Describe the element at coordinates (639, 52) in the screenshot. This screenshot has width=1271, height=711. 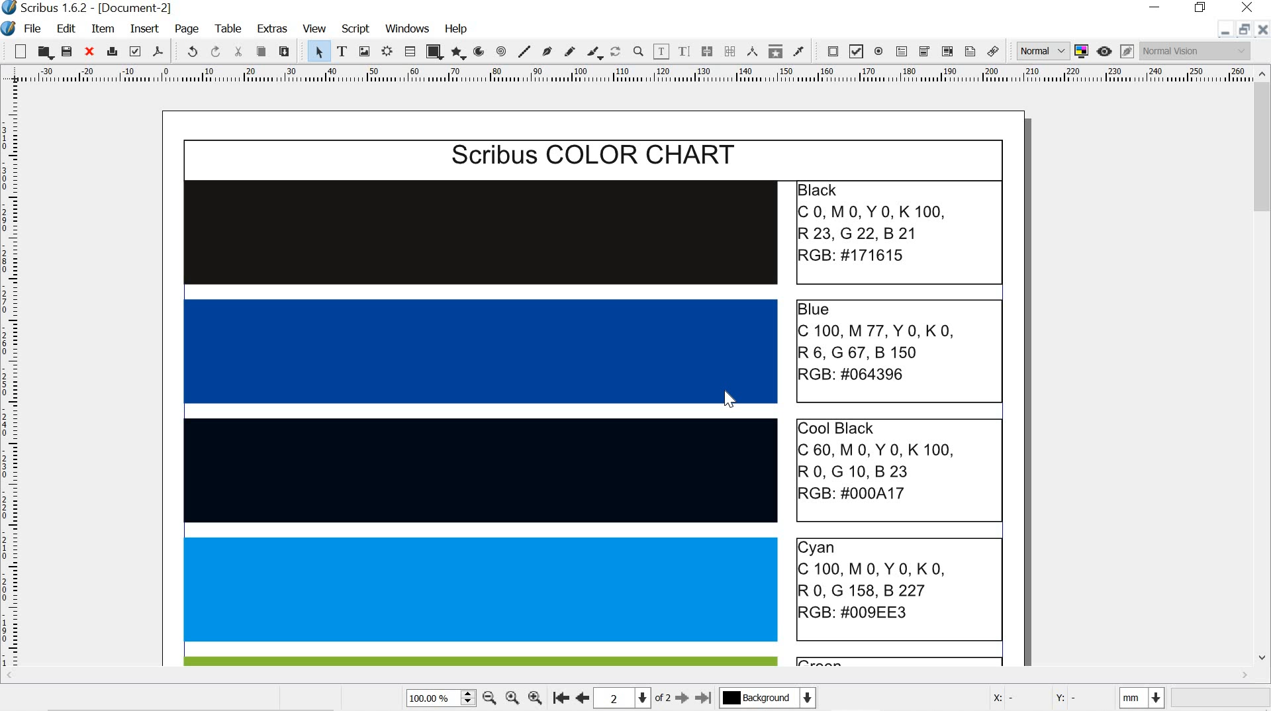
I see `zoom in or out` at that location.